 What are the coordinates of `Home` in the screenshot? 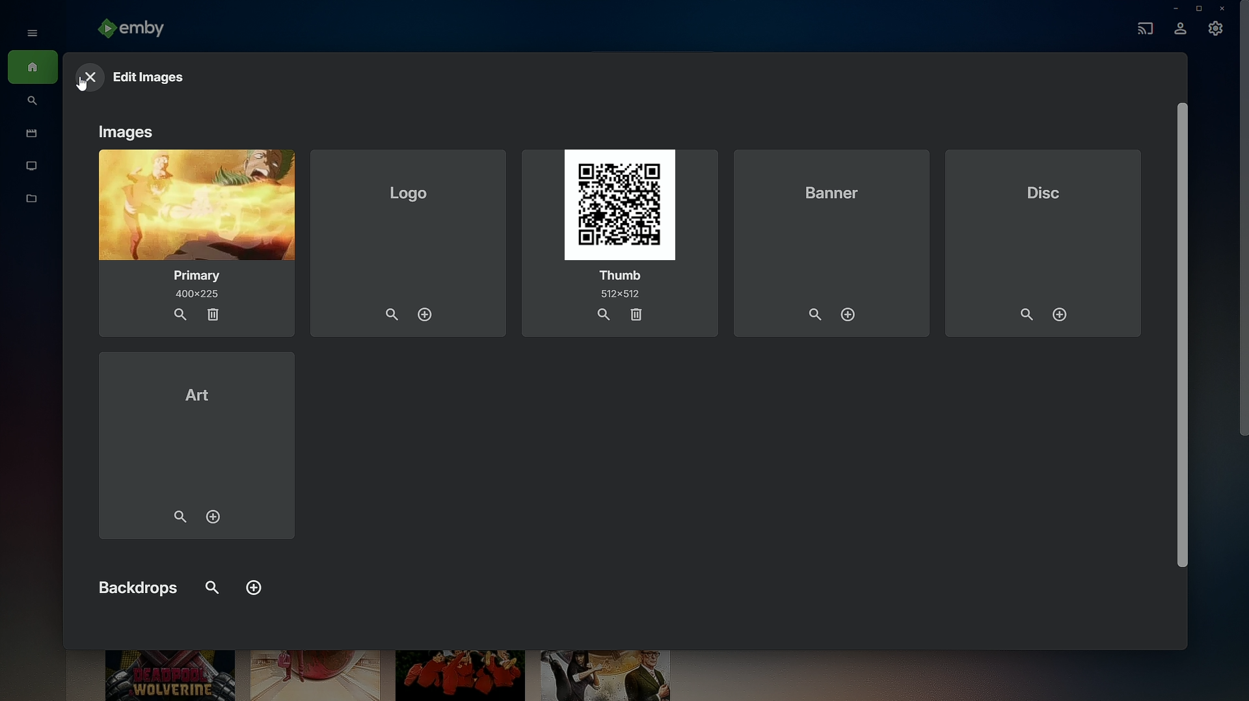 It's located at (33, 68).